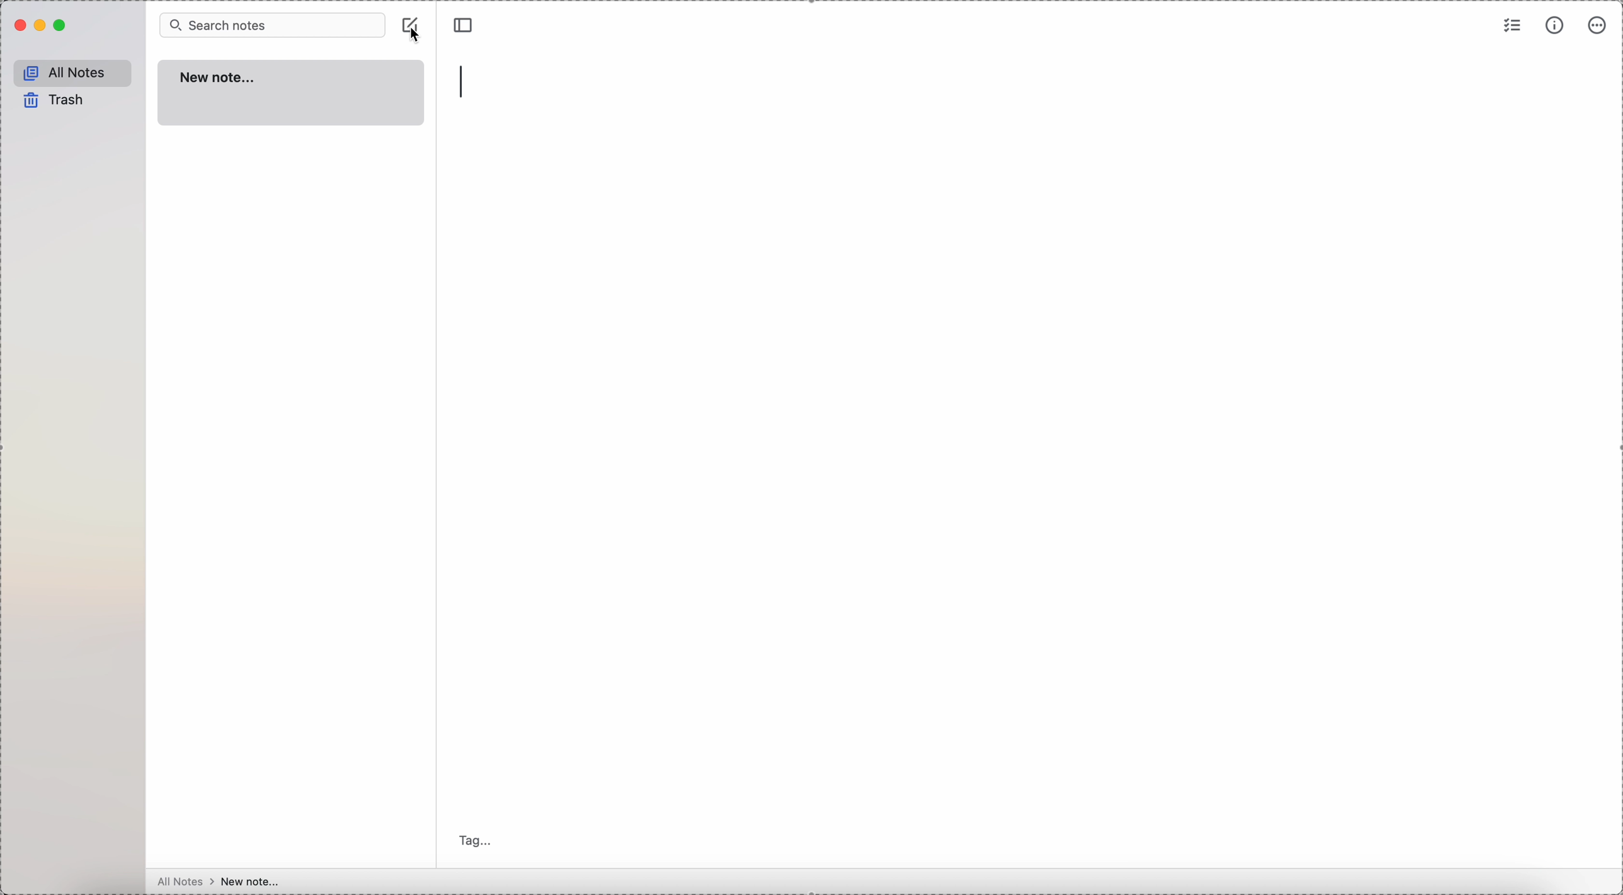 Image resolution: width=1623 pixels, height=895 pixels. What do you see at coordinates (477, 840) in the screenshot?
I see `tag` at bounding box center [477, 840].